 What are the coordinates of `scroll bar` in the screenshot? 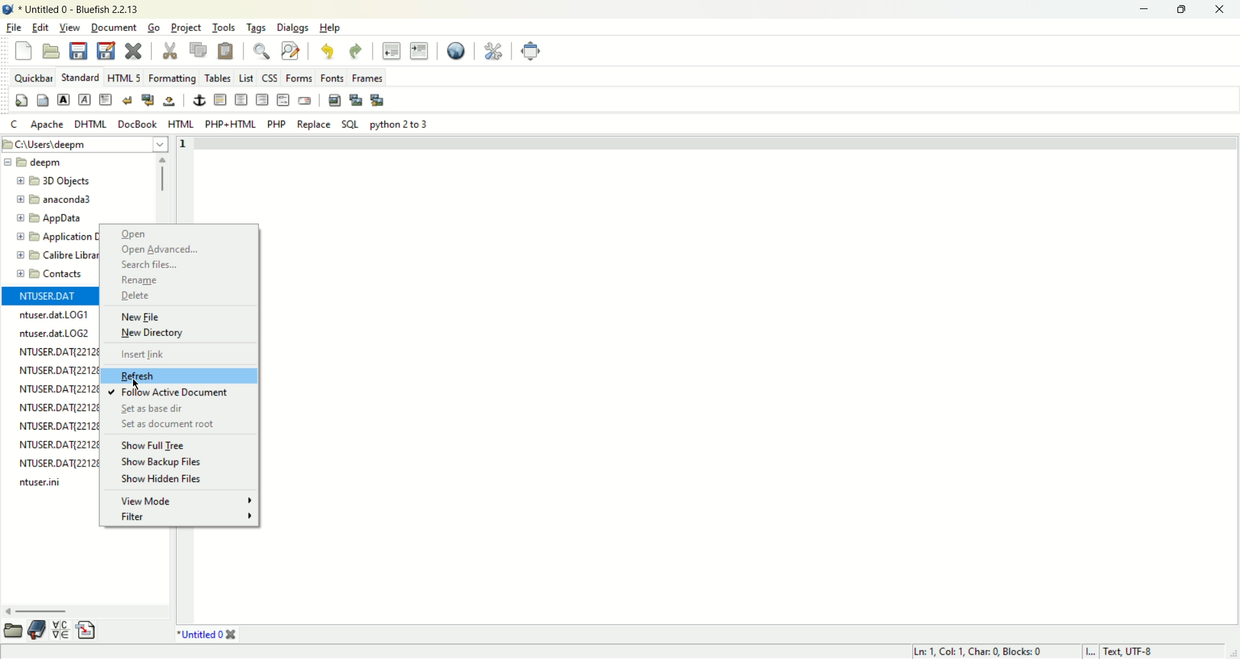 It's located at (85, 613).